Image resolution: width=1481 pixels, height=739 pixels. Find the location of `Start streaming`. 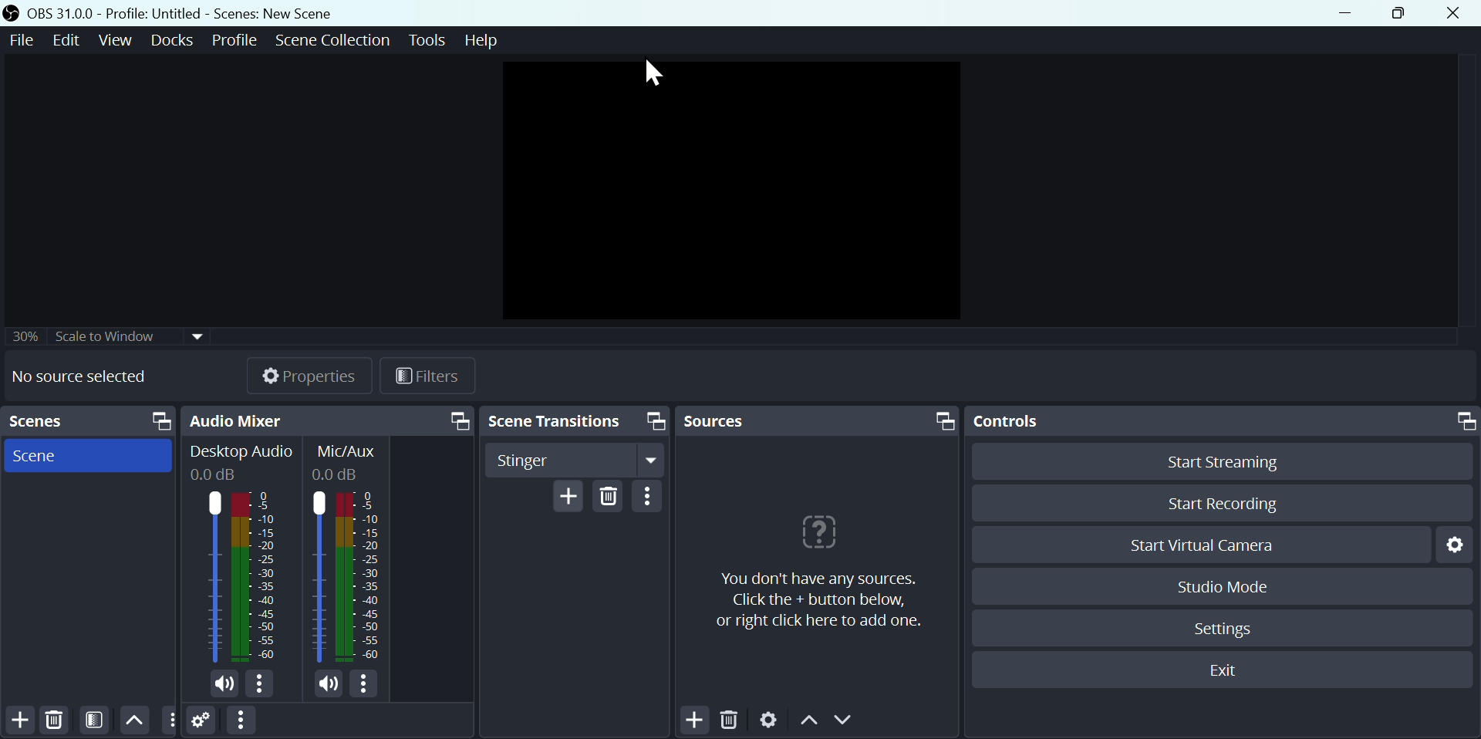

Start streaming is located at coordinates (1216, 460).